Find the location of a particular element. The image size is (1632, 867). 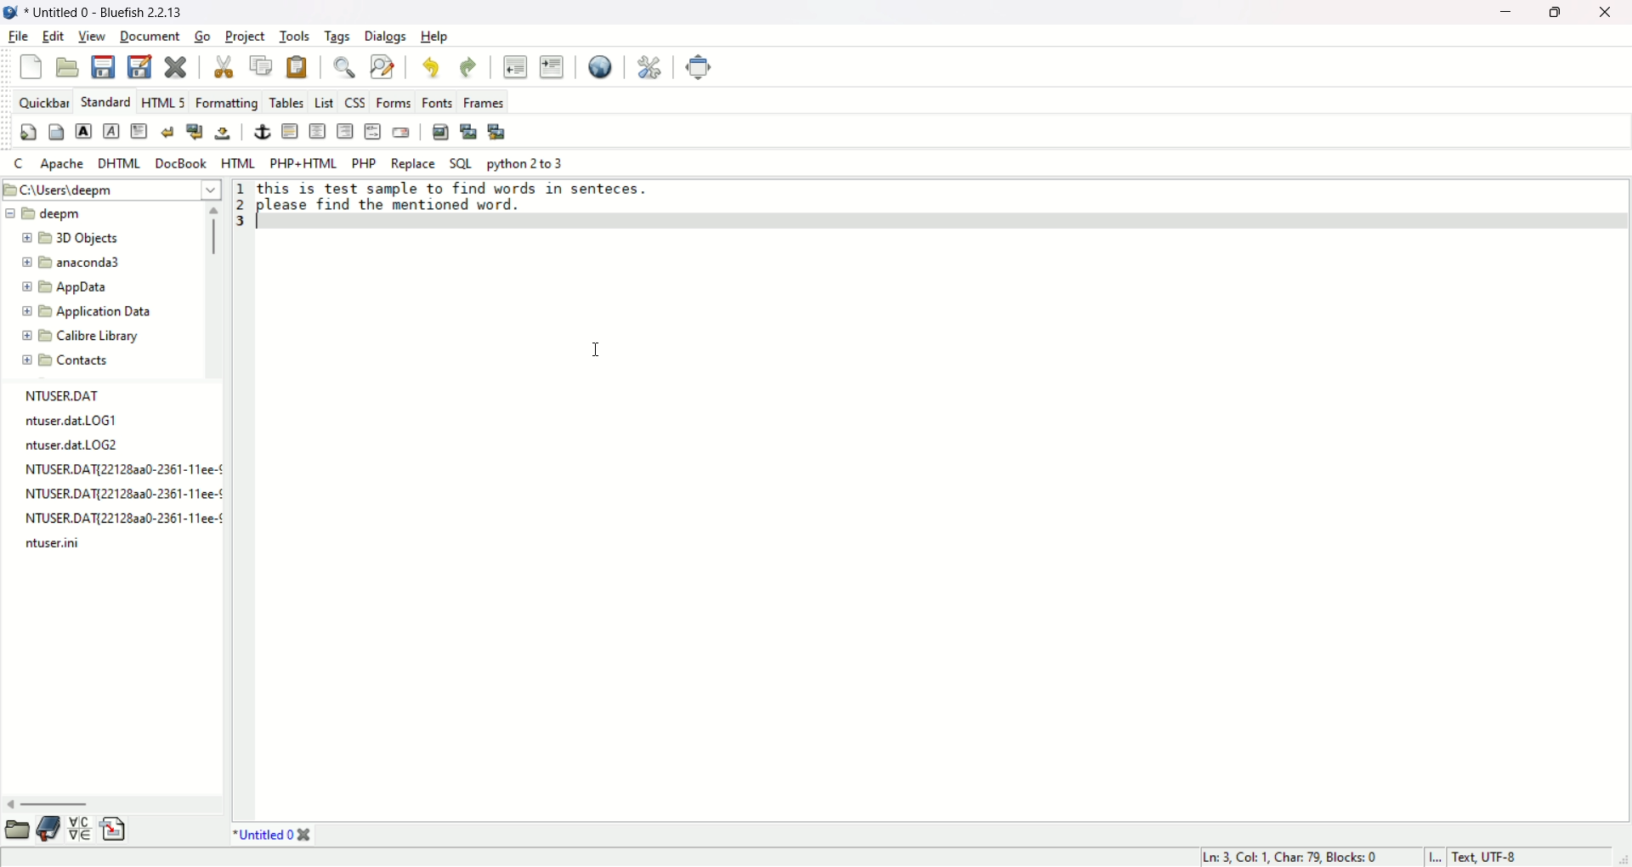

close current tab is located at coordinates (306, 834).